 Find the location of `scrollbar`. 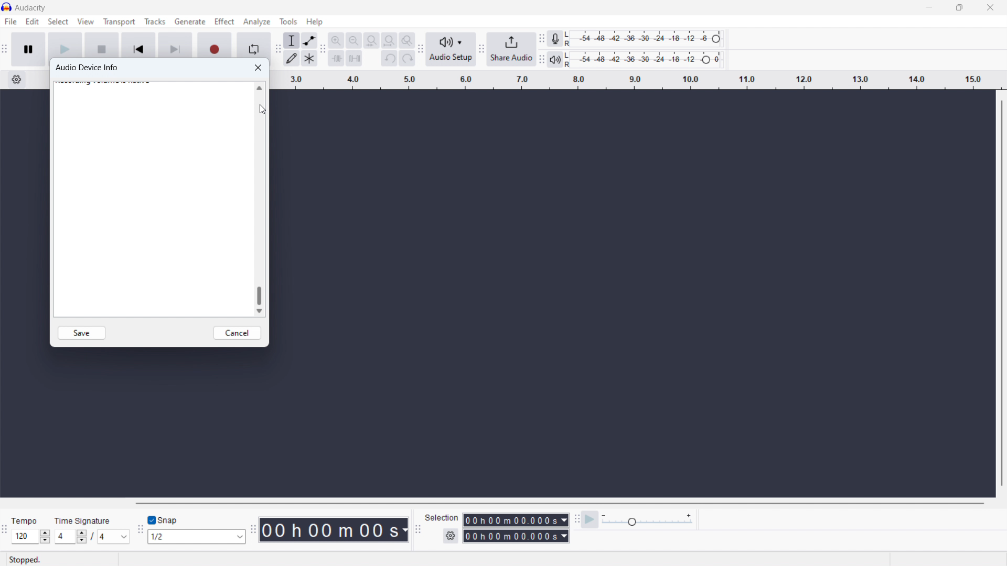

scrollbar is located at coordinates (259, 296).